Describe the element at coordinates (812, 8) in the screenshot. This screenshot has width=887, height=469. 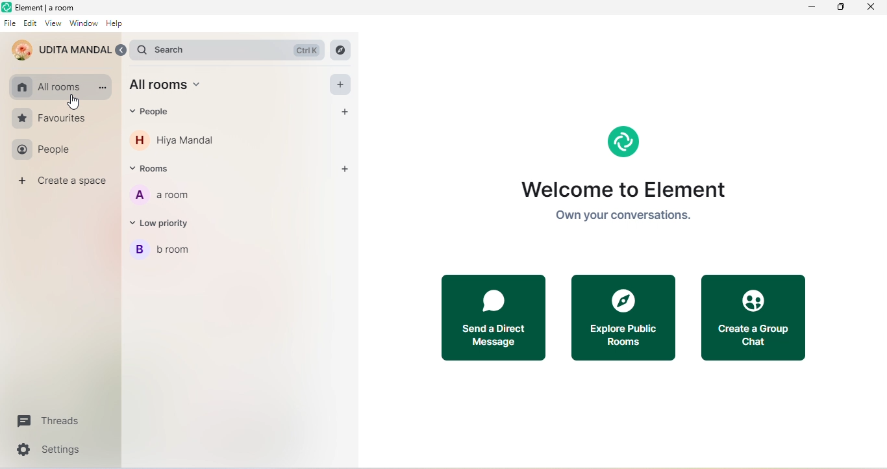
I see `Minimize` at that location.